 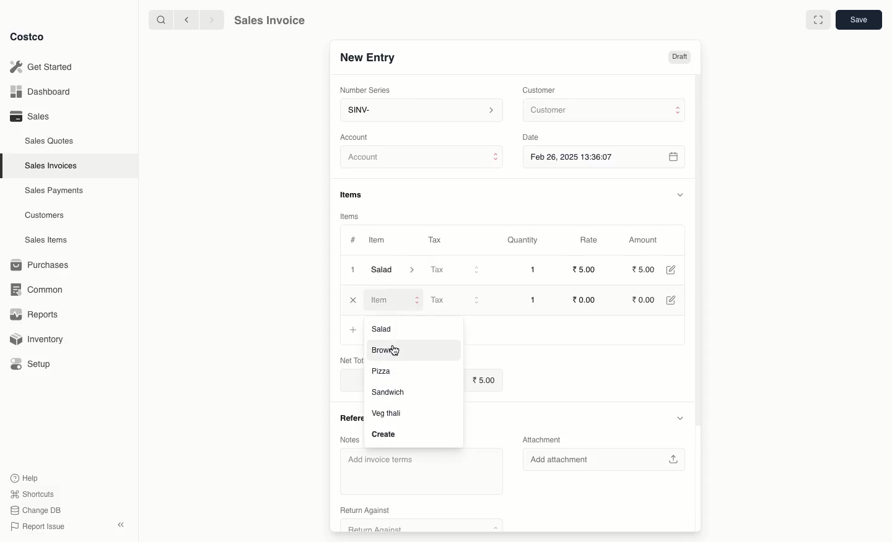 What do you see at coordinates (396, 301) in the screenshot?
I see `Item` at bounding box center [396, 301].